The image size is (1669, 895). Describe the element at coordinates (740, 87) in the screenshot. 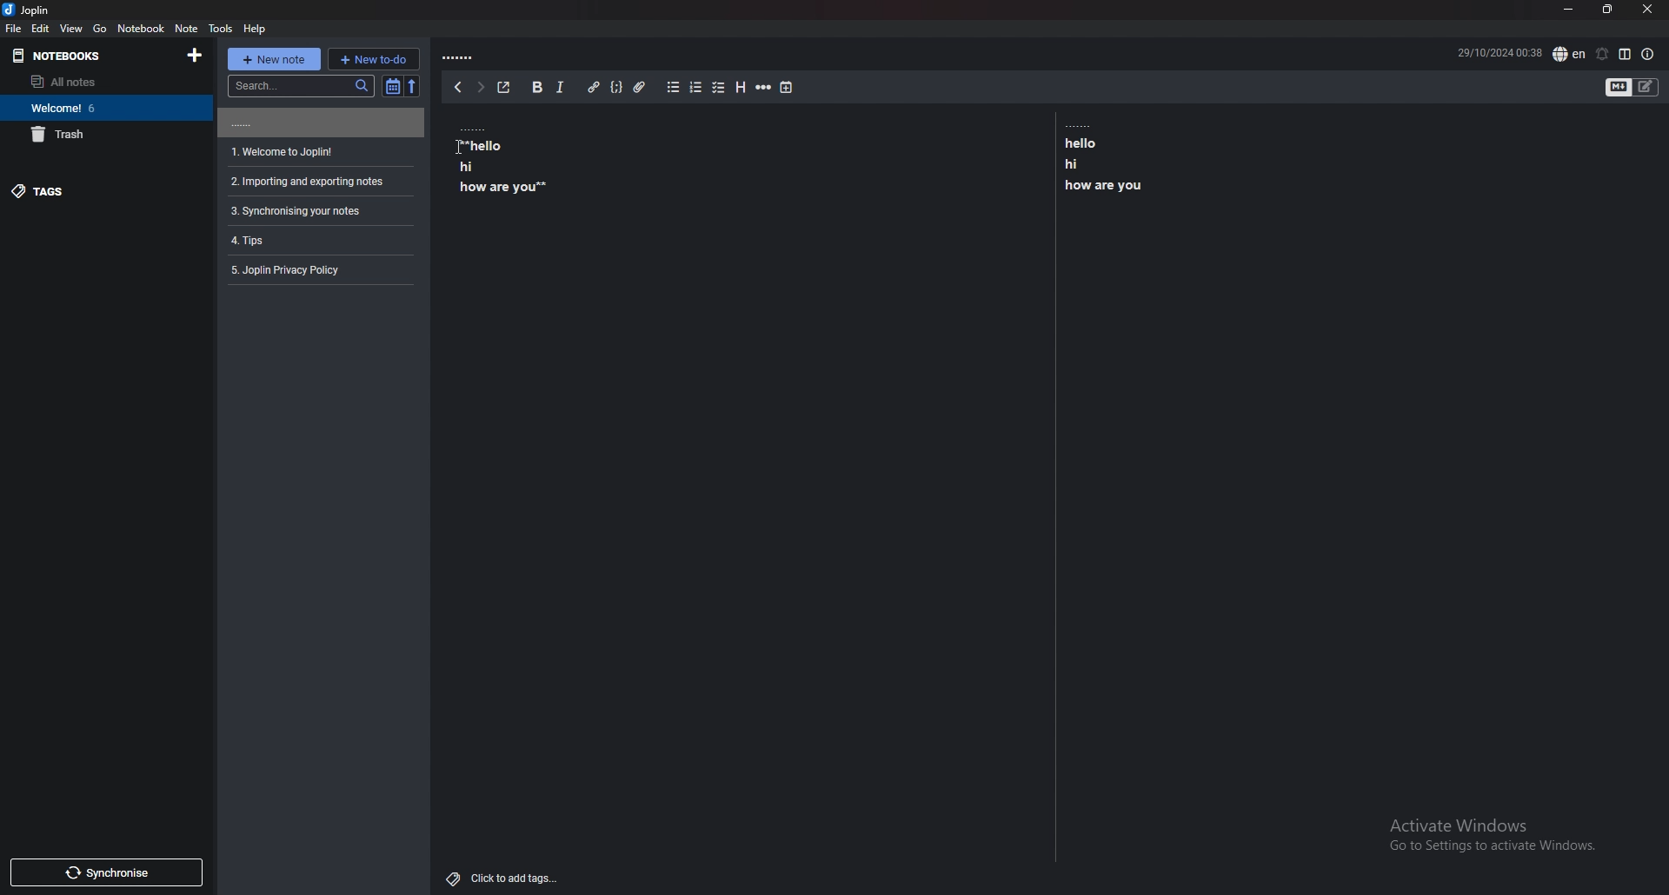

I see `heading` at that location.